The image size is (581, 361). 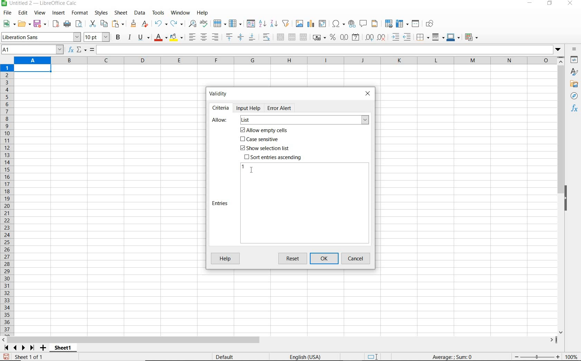 I want to click on Entries, so click(x=221, y=203).